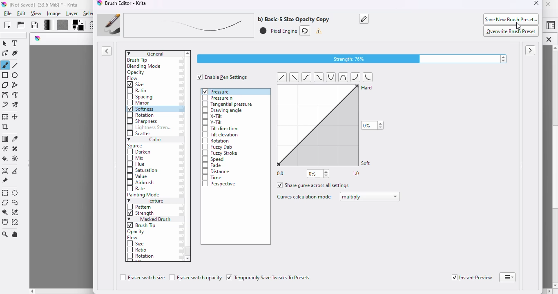 This screenshot has width=558, height=294. Describe the element at coordinates (141, 214) in the screenshot. I see `strength` at that location.